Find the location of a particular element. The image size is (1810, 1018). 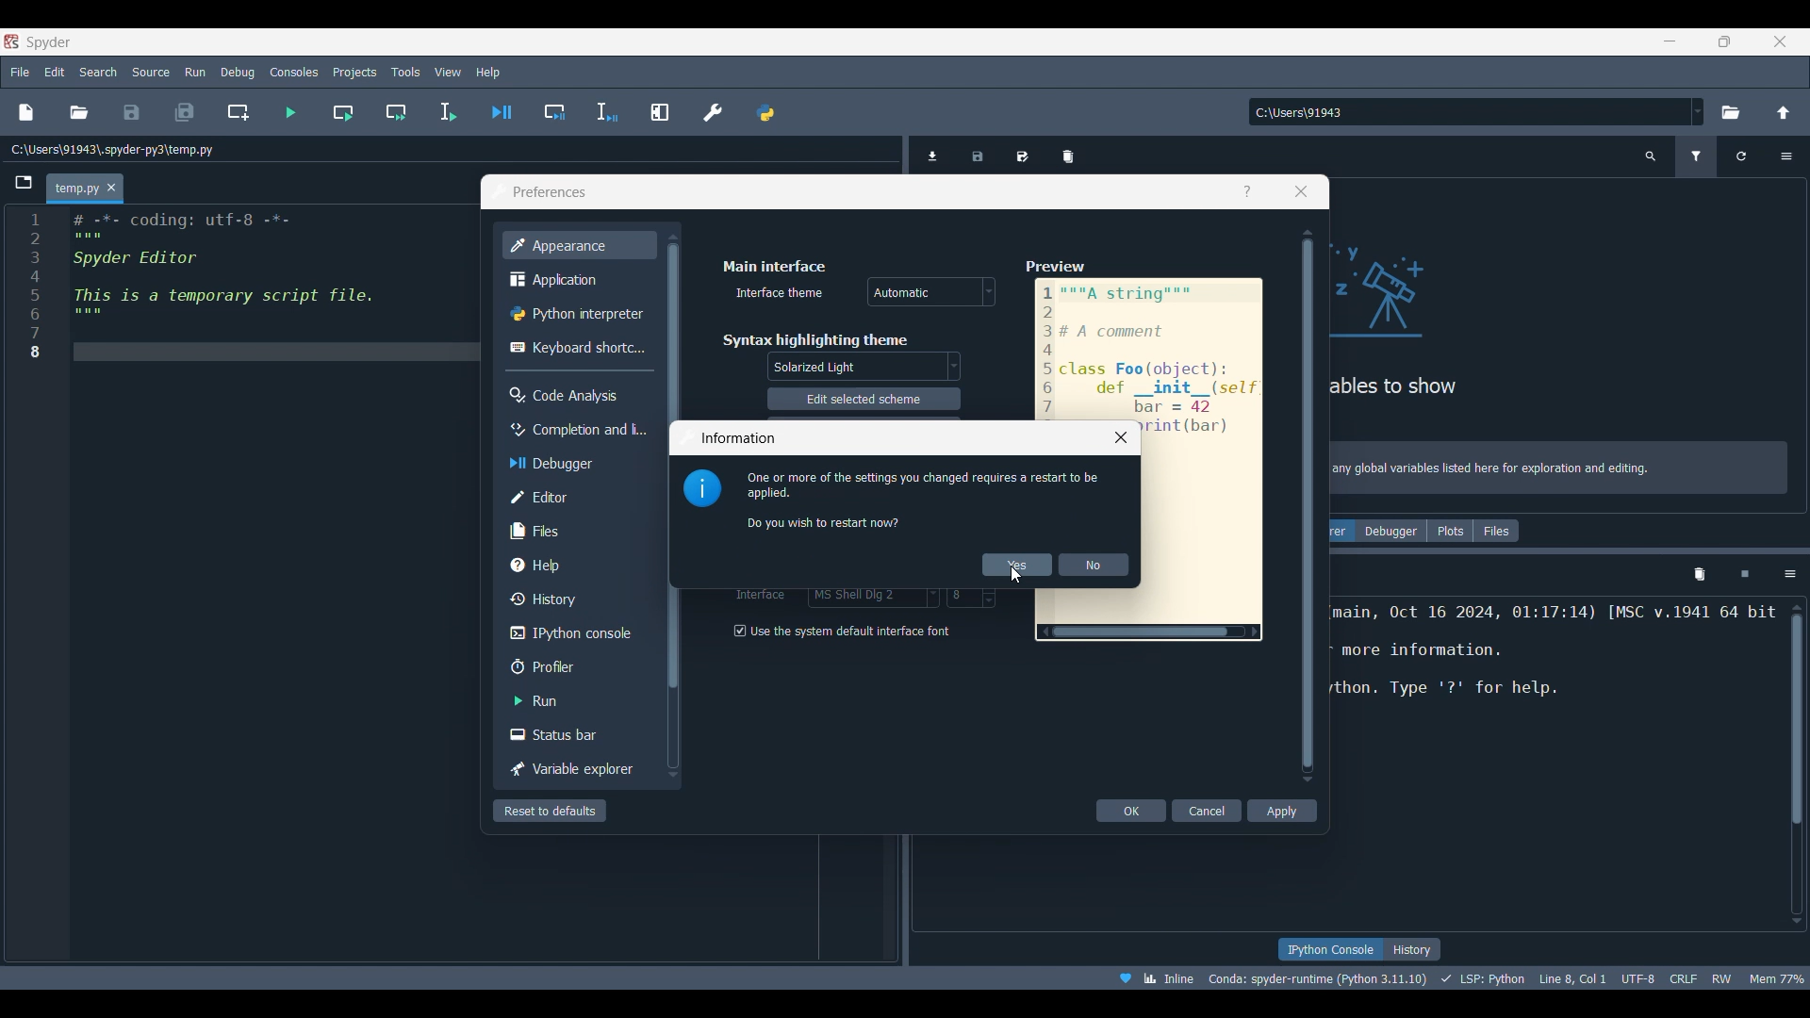

Software logo is located at coordinates (11, 41).